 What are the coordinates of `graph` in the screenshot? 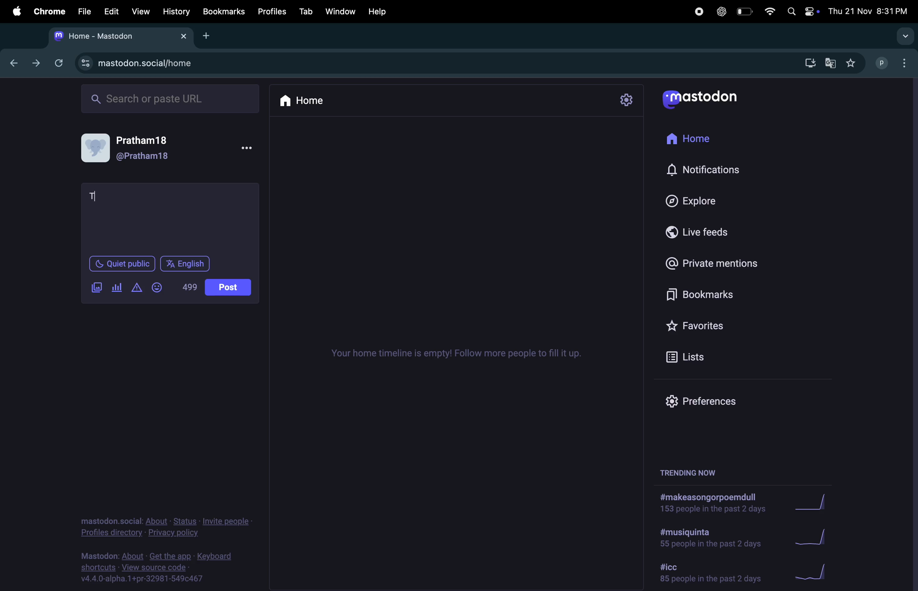 It's located at (814, 537).